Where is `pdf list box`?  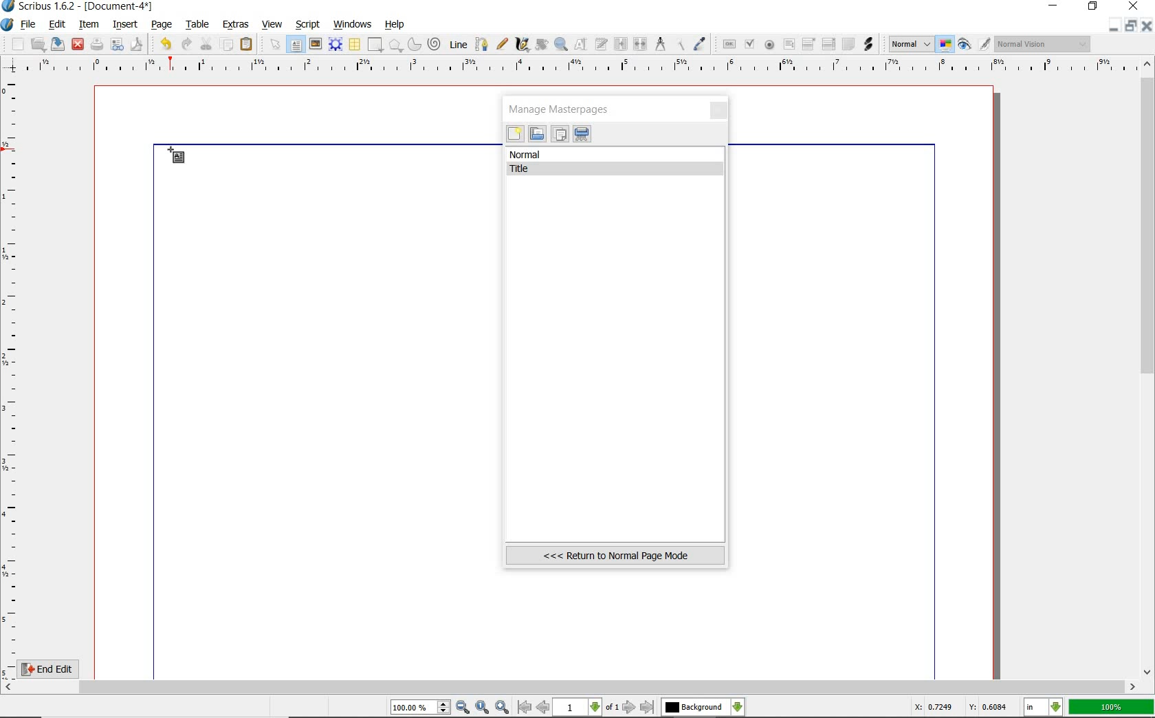 pdf list box is located at coordinates (828, 45).